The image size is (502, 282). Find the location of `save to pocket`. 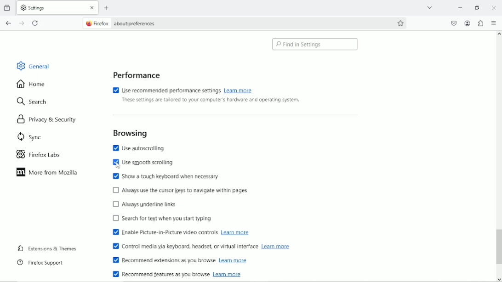

save to pocket is located at coordinates (454, 23).